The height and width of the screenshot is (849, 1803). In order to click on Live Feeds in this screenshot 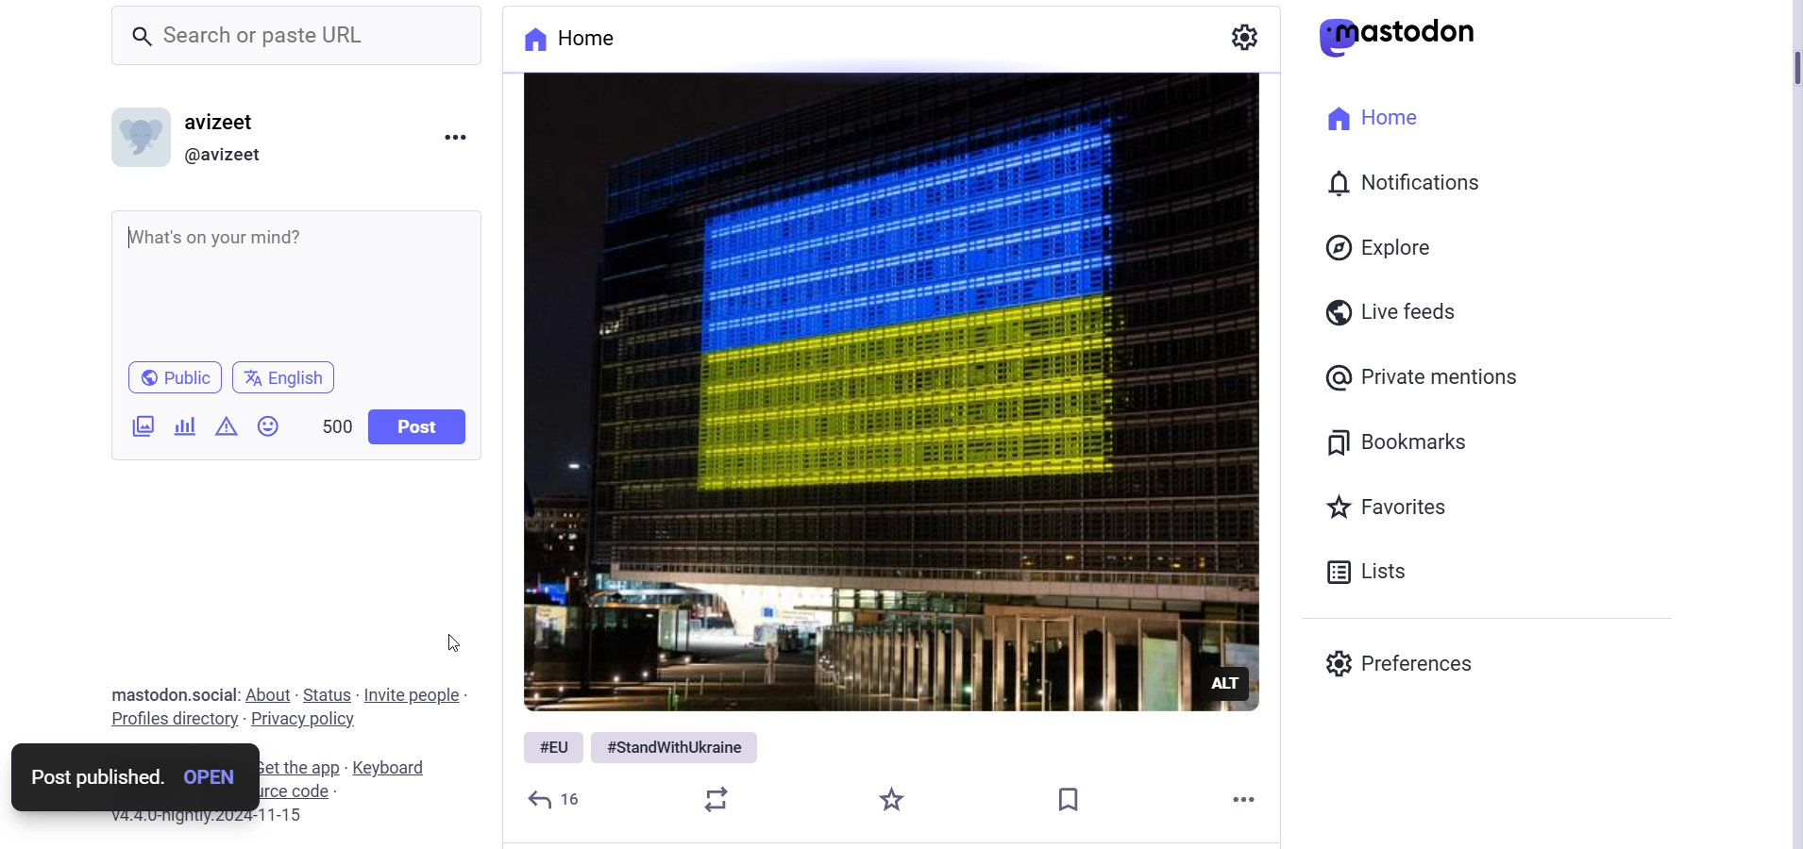, I will do `click(1398, 309)`.